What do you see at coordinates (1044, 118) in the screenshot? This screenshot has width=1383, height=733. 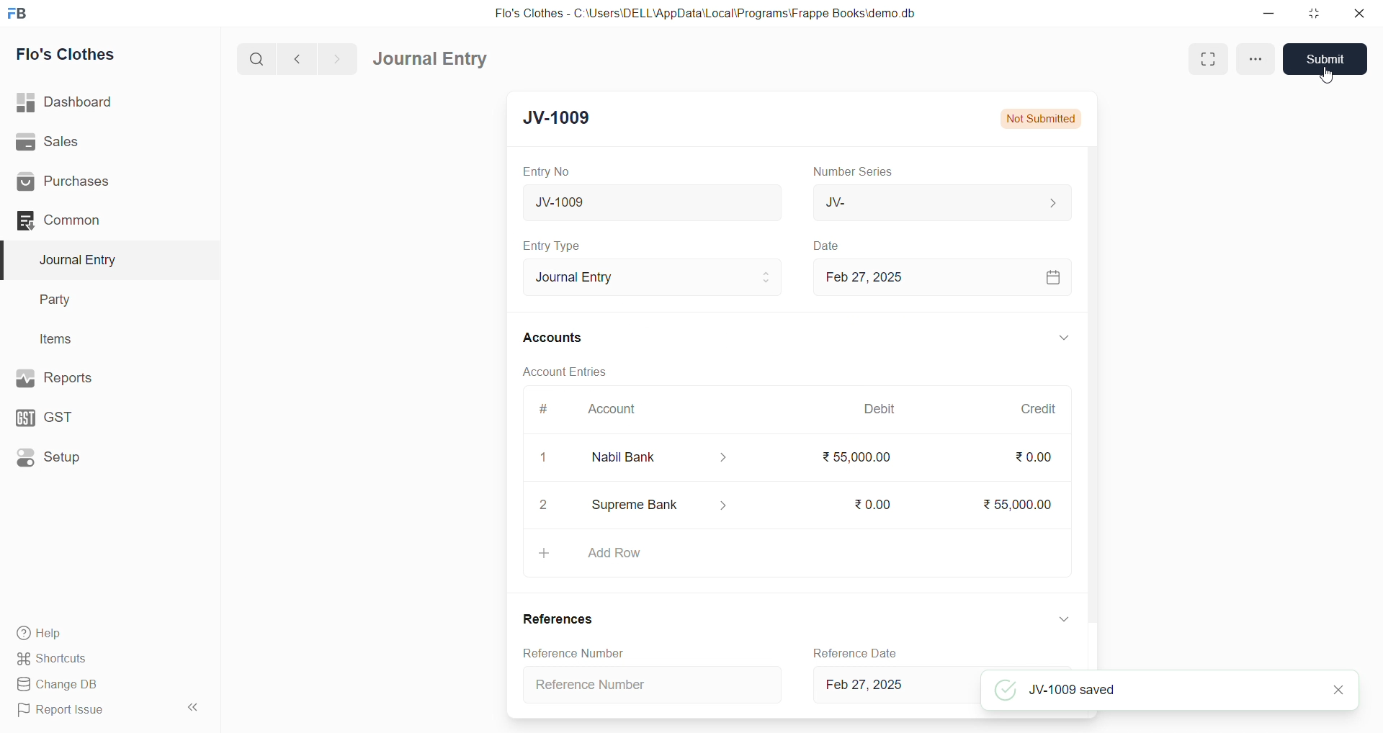 I see `Not Submitted` at bounding box center [1044, 118].